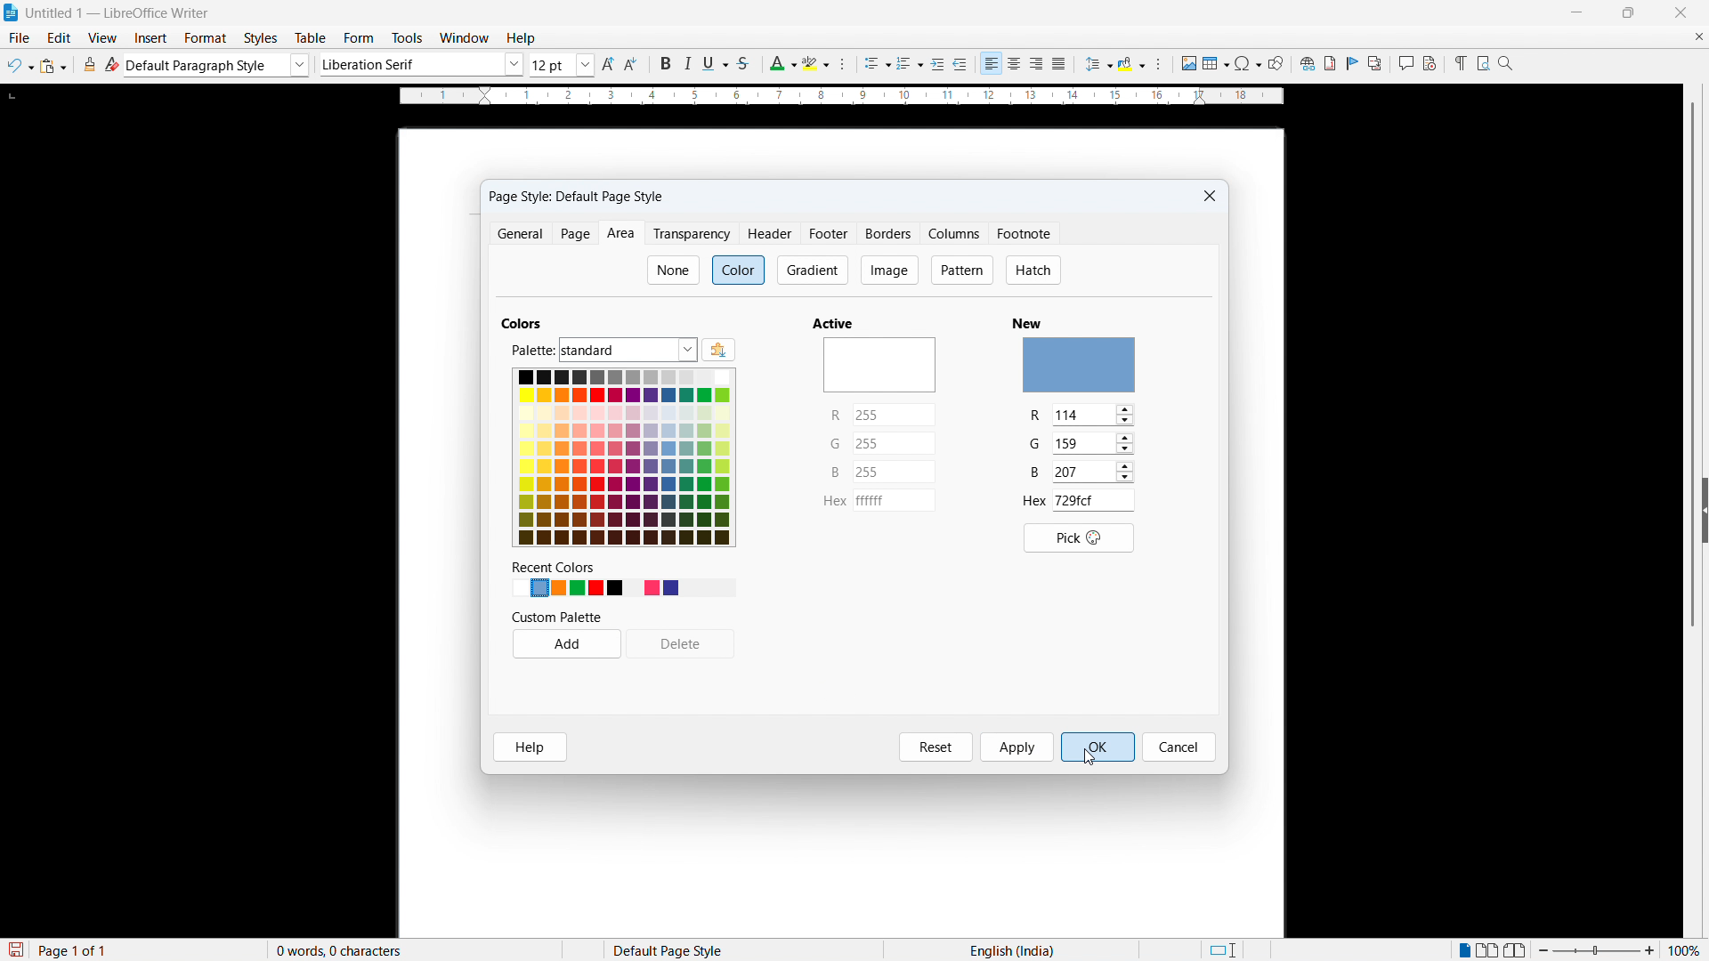  I want to click on page , so click(575, 233).